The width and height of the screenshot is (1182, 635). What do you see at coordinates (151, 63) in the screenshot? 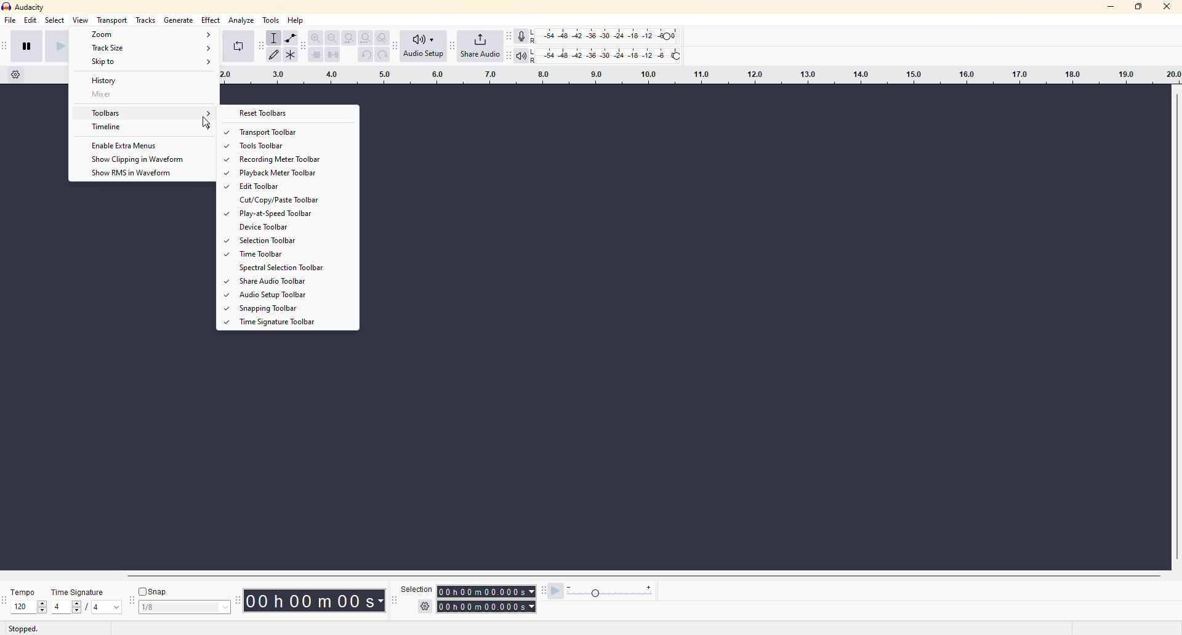
I see `Skip to` at bounding box center [151, 63].